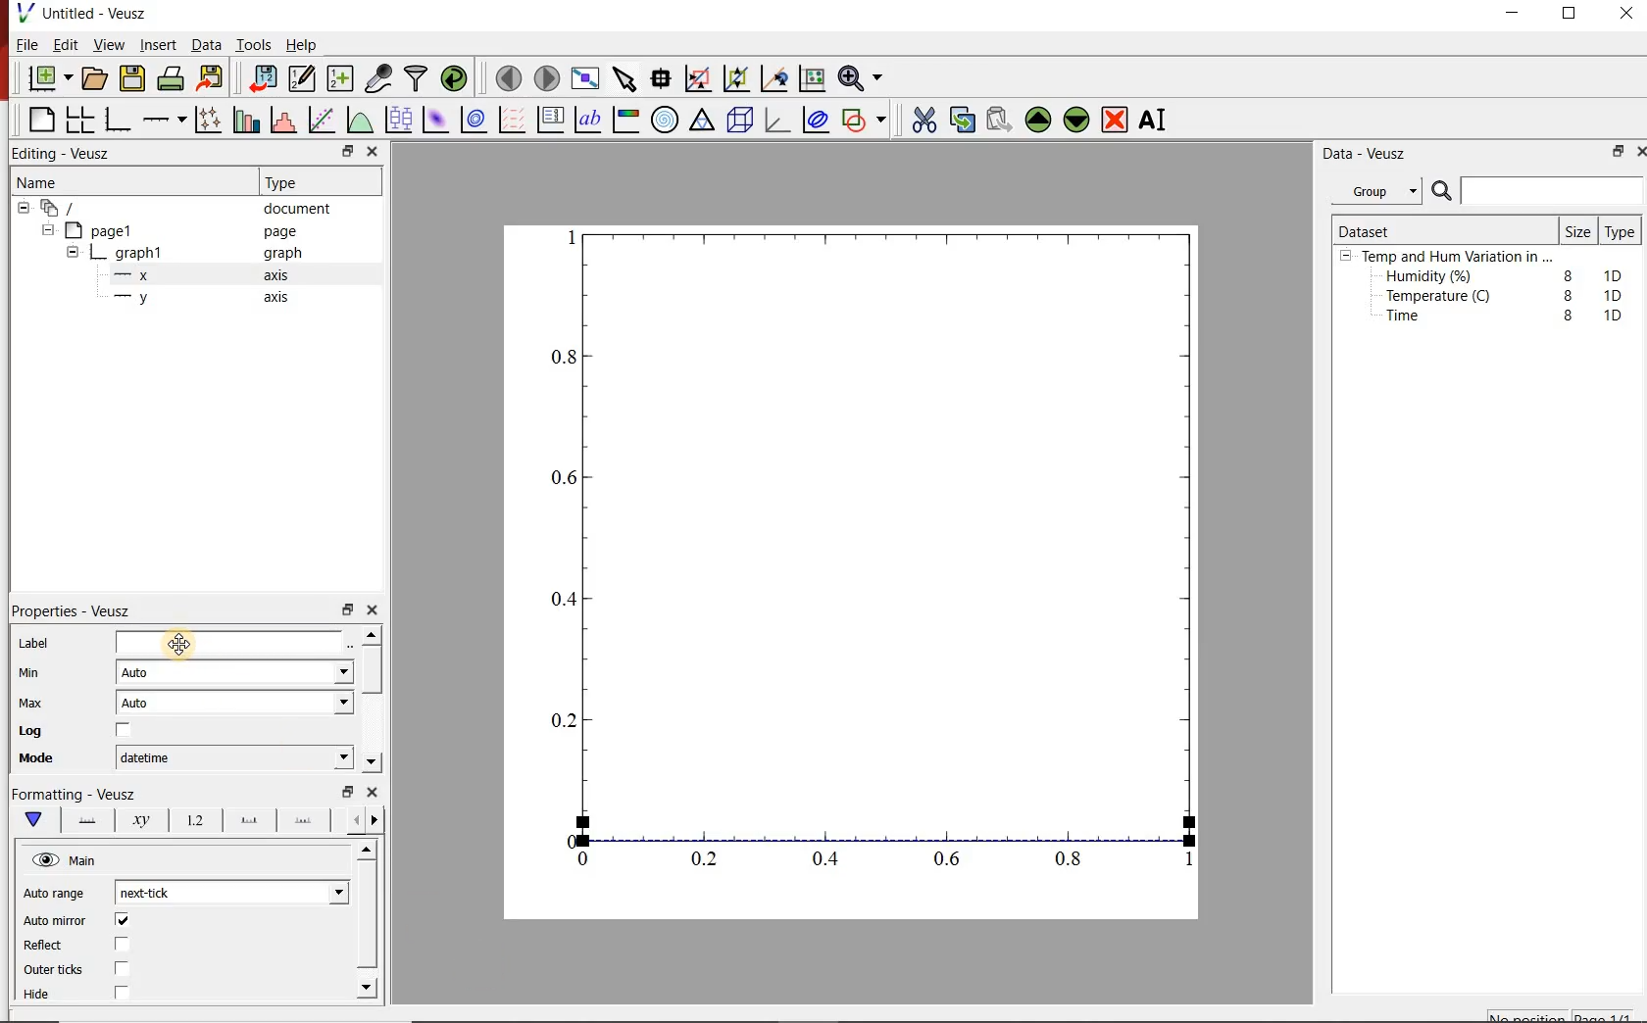 The height and width of the screenshot is (1023, 1647). Describe the element at coordinates (565, 838) in the screenshot. I see `0` at that location.